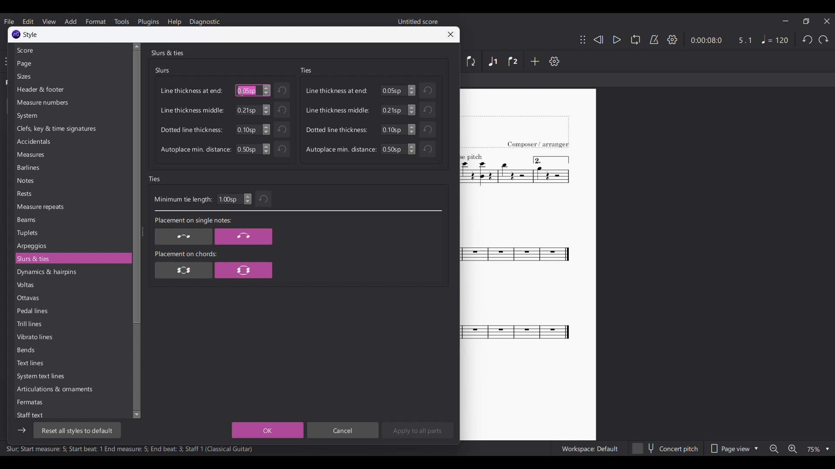 The height and width of the screenshot is (469, 835). What do you see at coordinates (267, 430) in the screenshot?
I see `OK` at bounding box center [267, 430].